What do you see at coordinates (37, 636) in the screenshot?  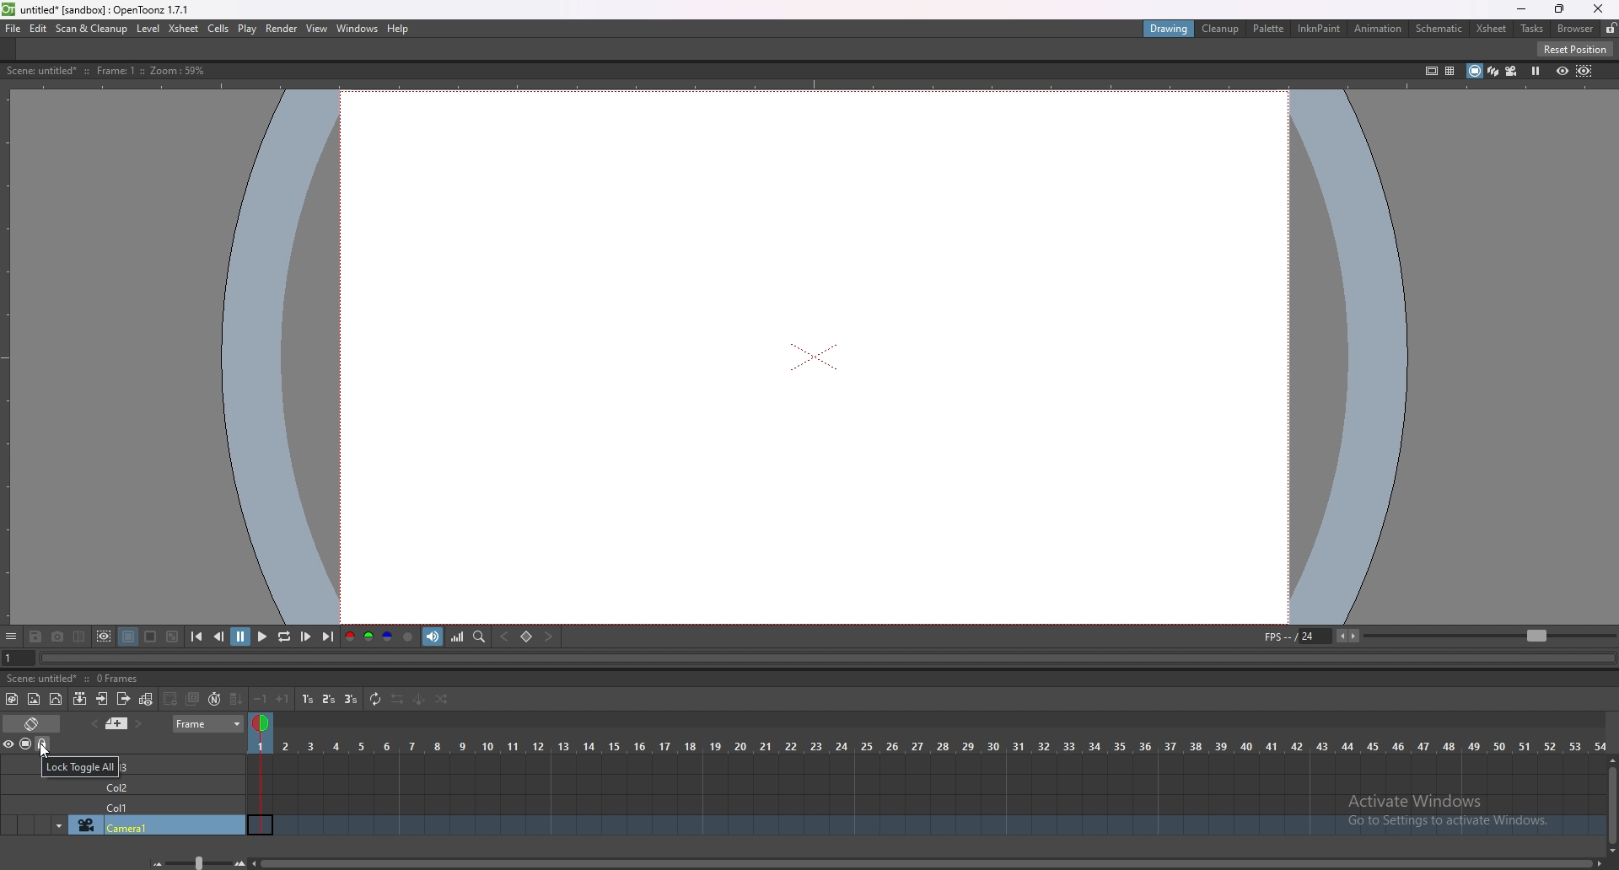 I see `save` at bounding box center [37, 636].